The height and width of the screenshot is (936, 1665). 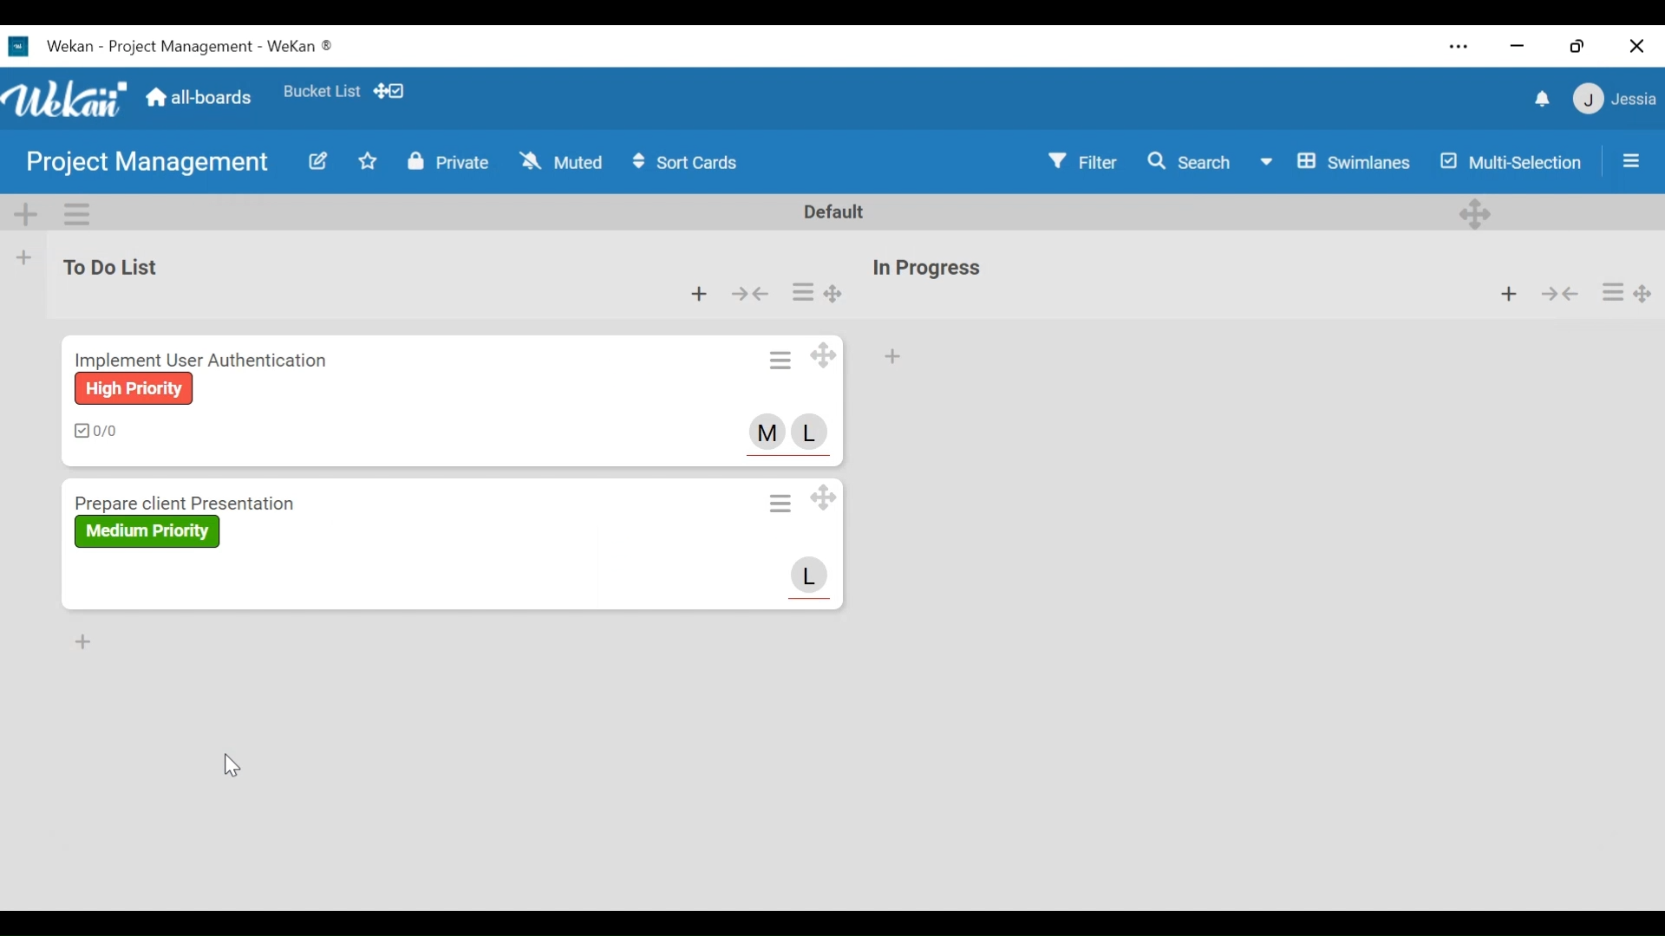 What do you see at coordinates (1630, 162) in the screenshot?
I see `Open/Close Sidebar` at bounding box center [1630, 162].